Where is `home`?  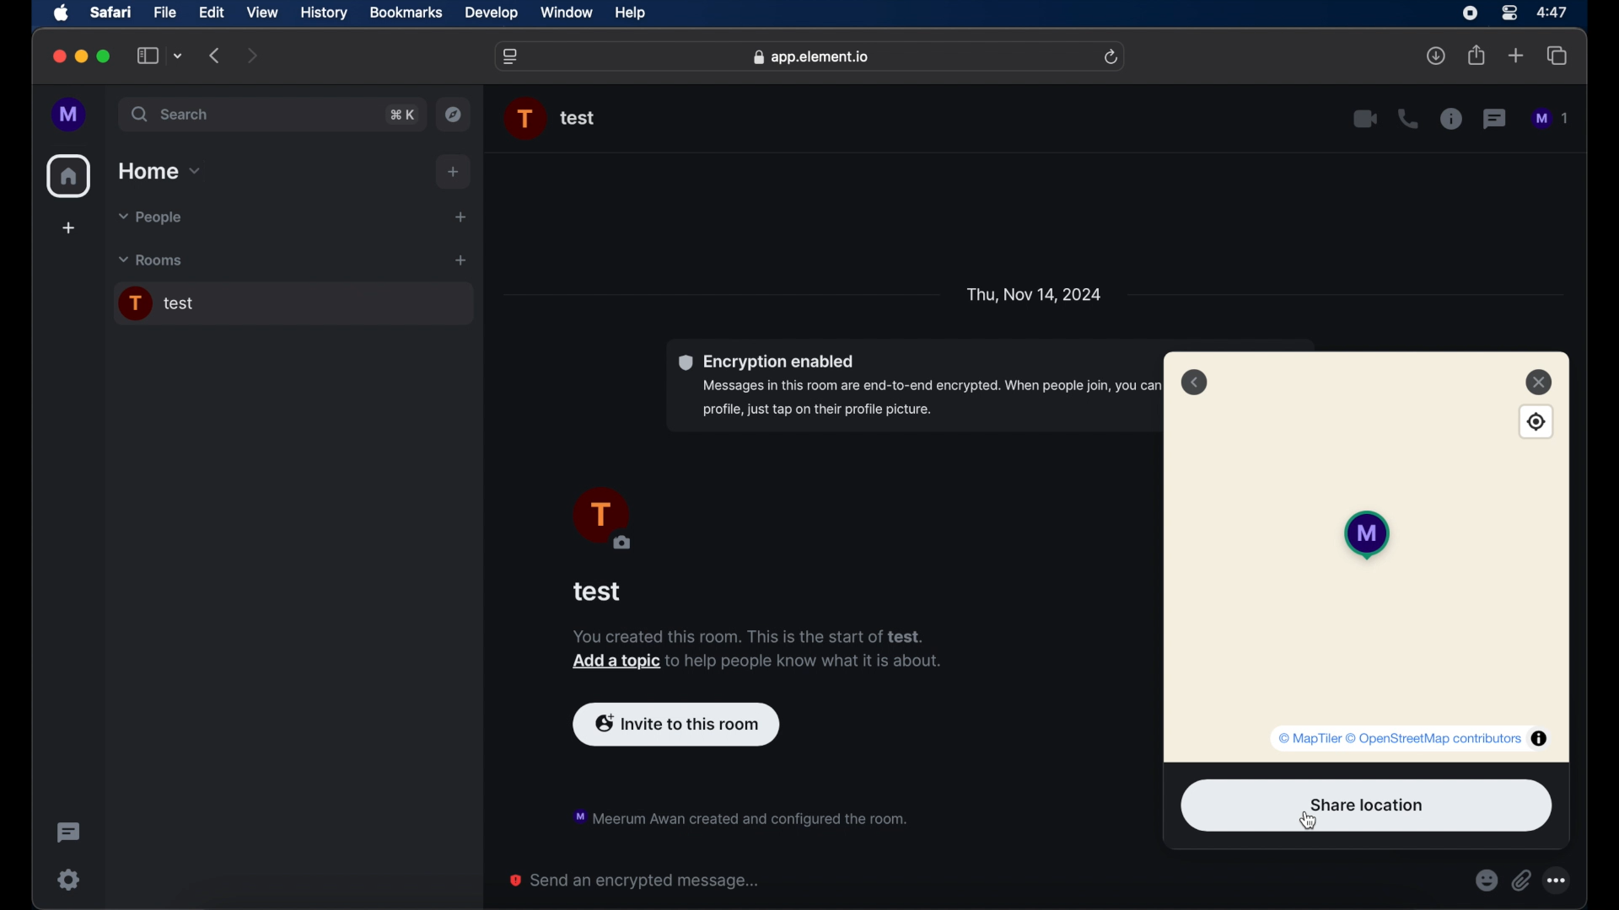 home is located at coordinates (69, 176).